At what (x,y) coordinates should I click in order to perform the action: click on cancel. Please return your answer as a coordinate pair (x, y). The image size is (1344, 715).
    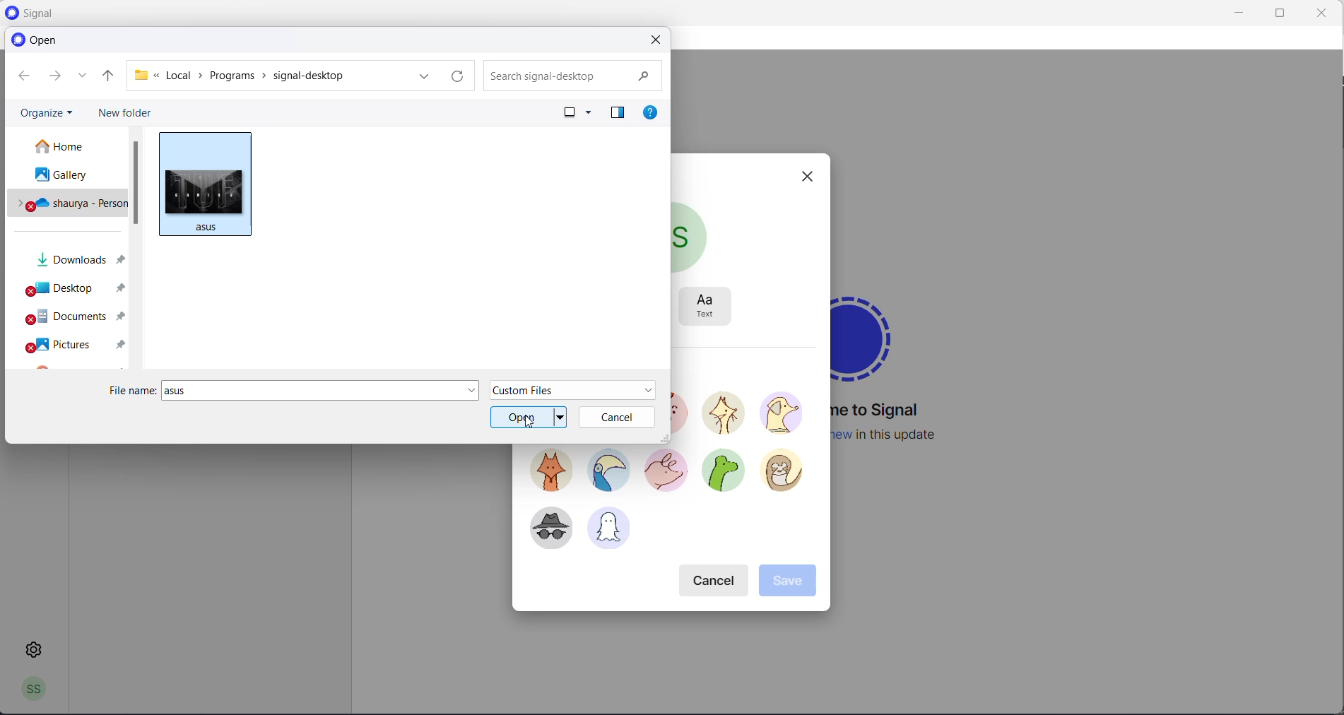
    Looking at the image, I should click on (619, 418).